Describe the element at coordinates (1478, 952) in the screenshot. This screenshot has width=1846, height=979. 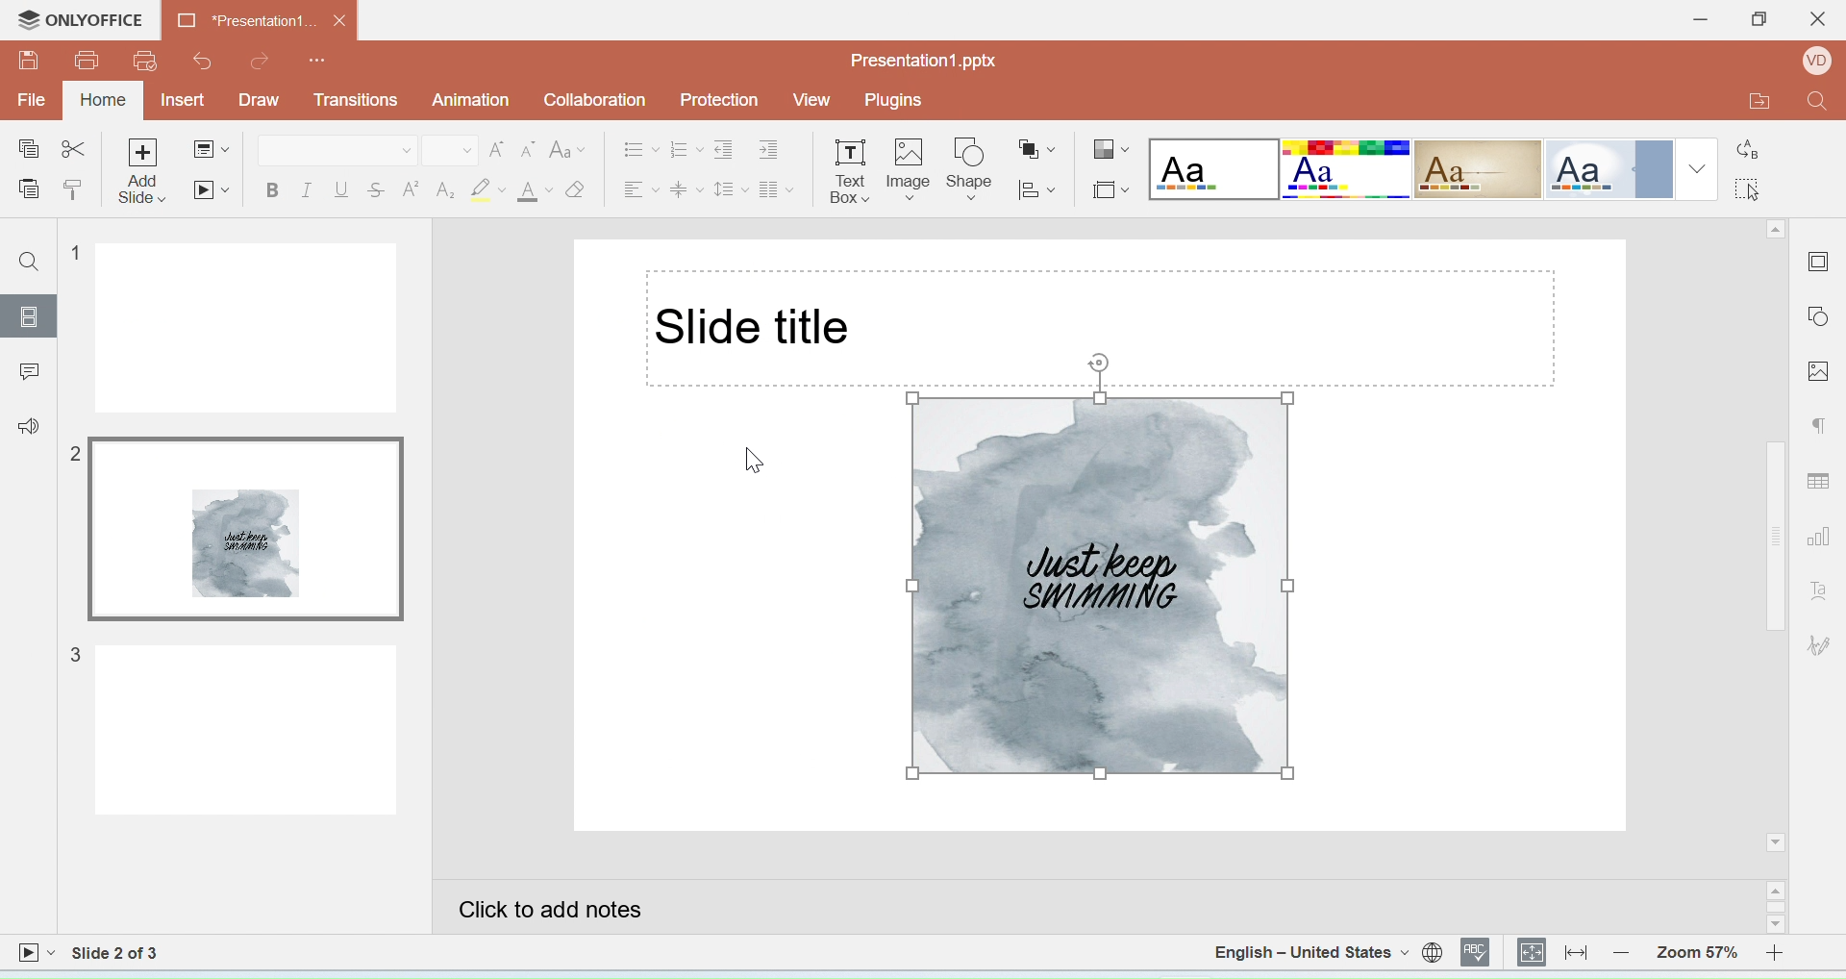
I see `Spell checking` at that location.